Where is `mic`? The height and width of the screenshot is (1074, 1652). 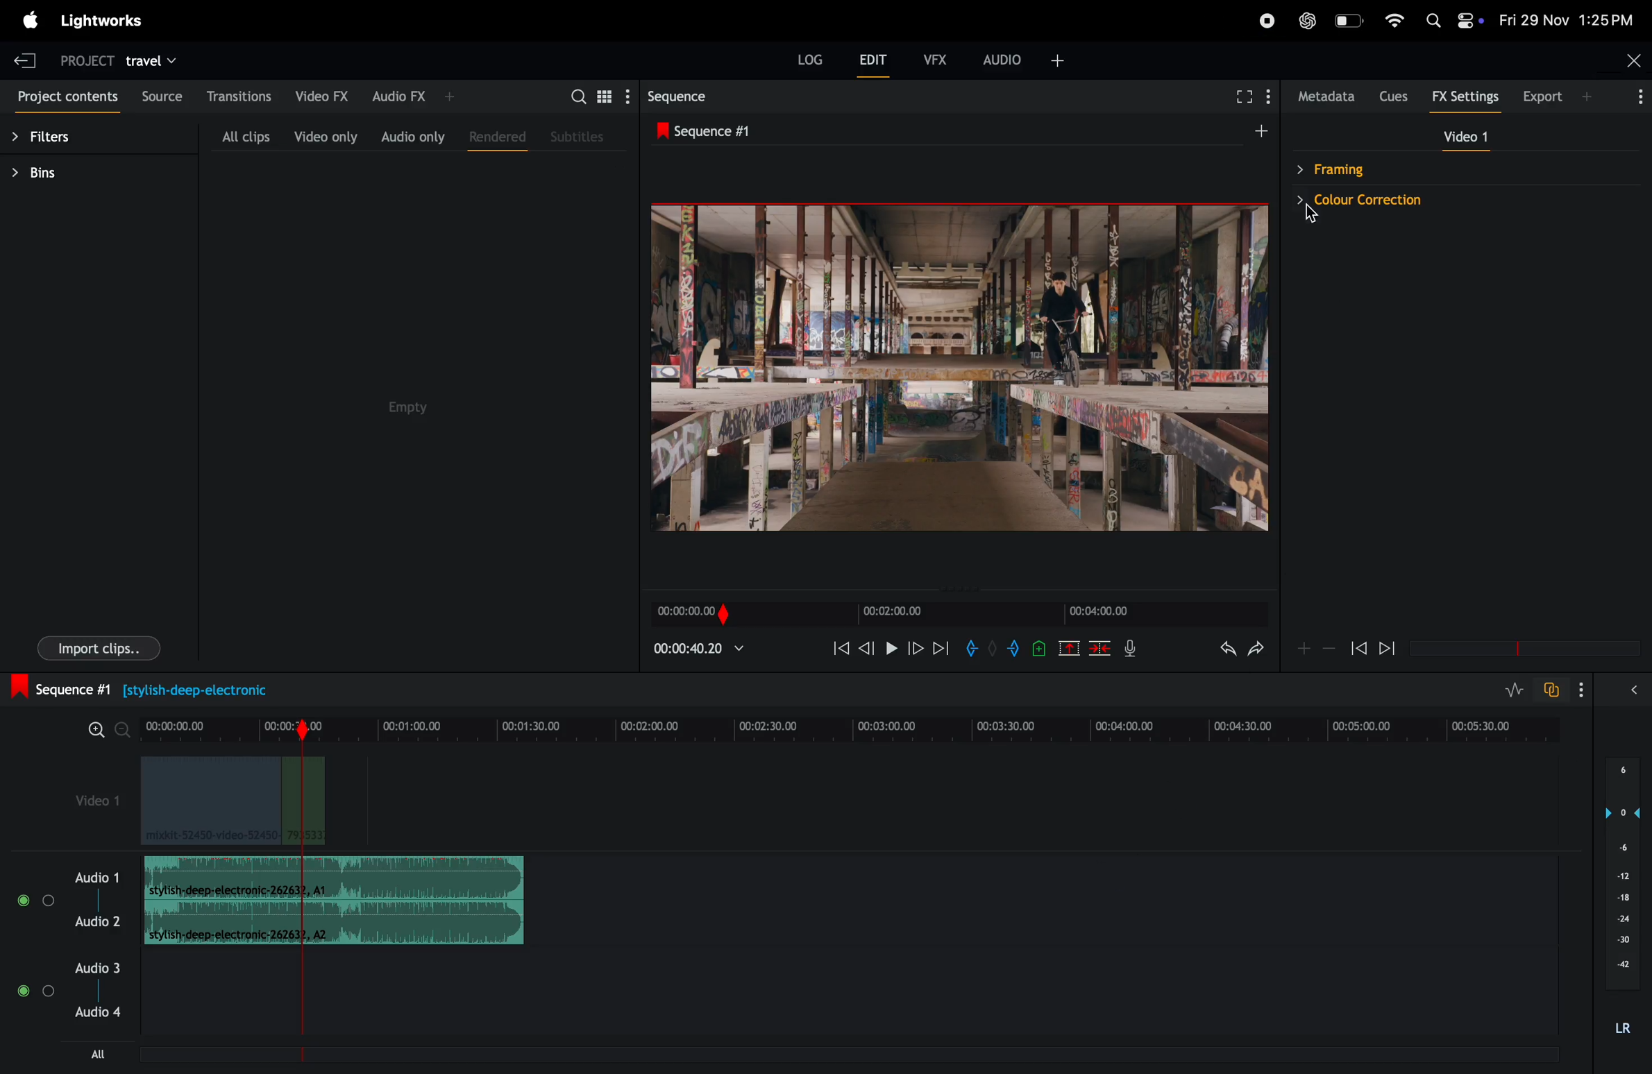 mic is located at coordinates (1134, 648).